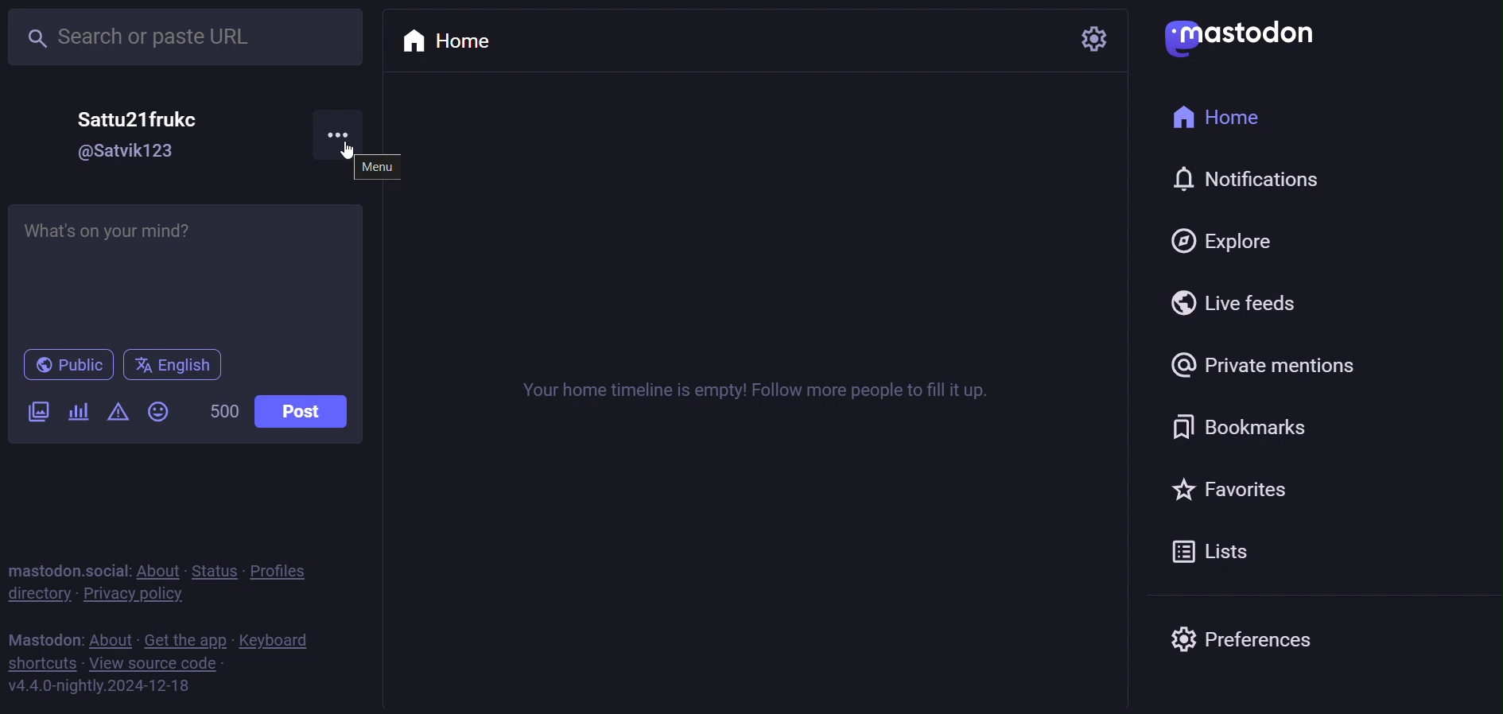 The height and width of the screenshot is (714, 1503). What do you see at coordinates (222, 408) in the screenshot?
I see `500` at bounding box center [222, 408].